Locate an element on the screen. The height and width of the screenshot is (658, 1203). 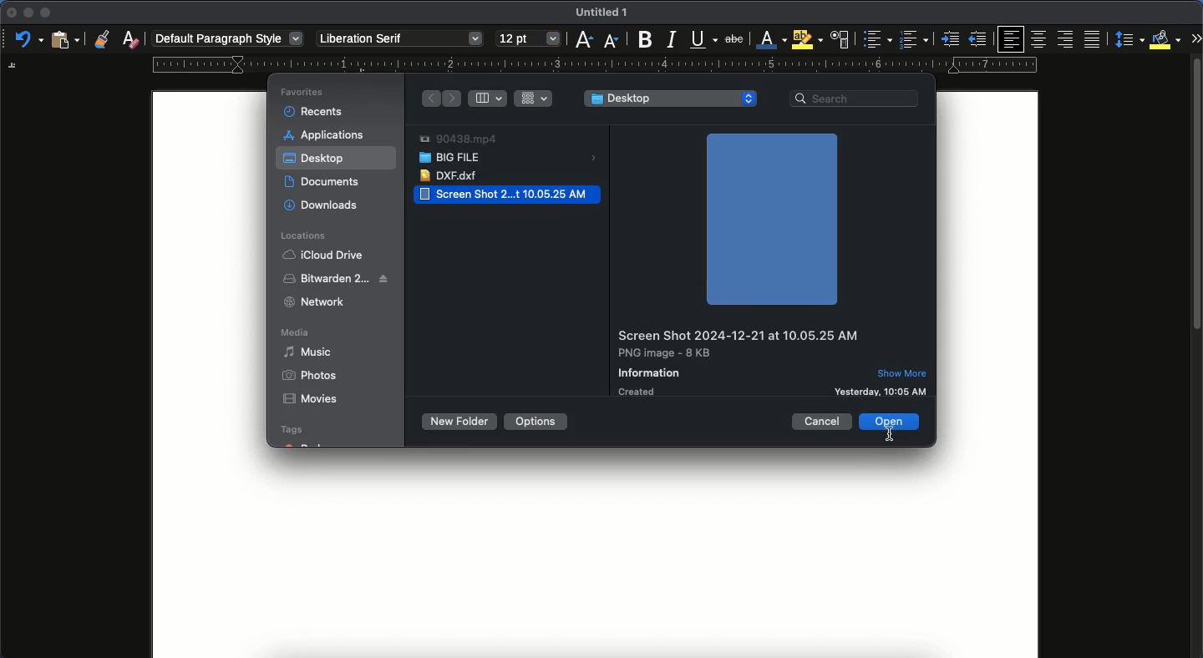
minimize is located at coordinates (28, 13).